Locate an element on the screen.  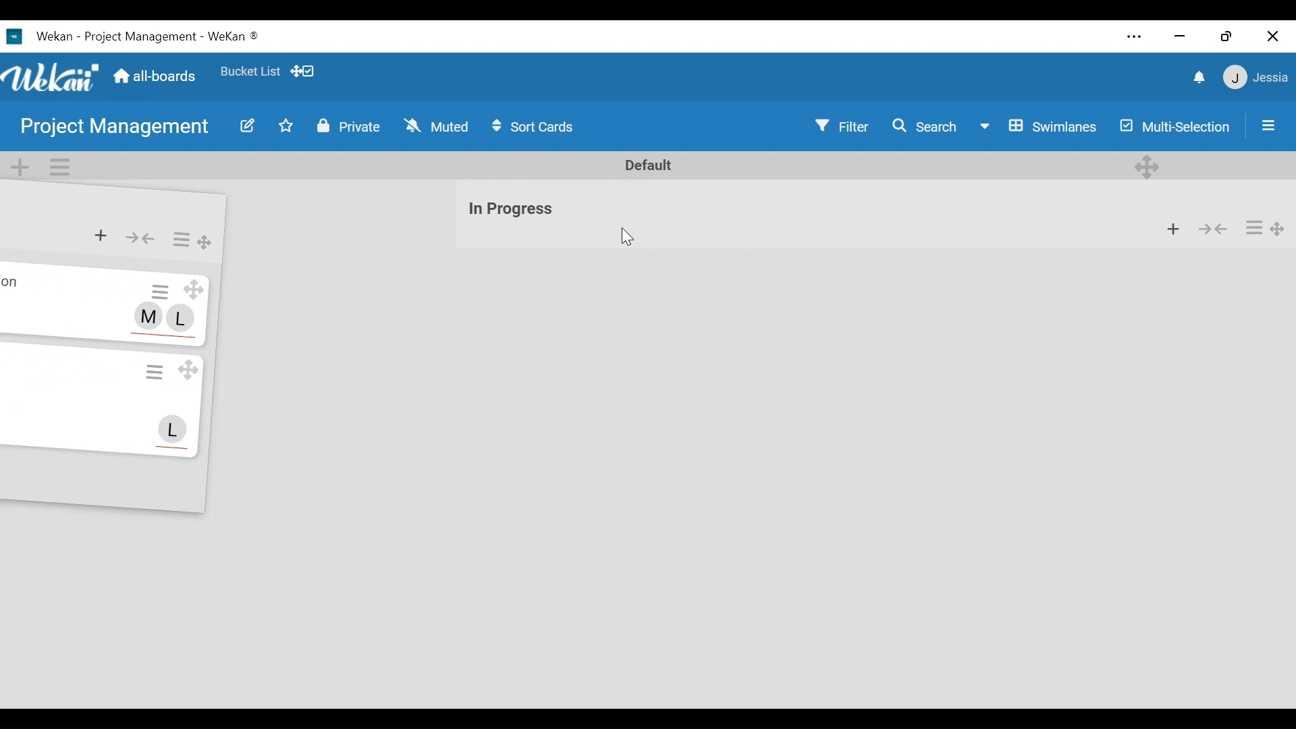
close is located at coordinates (1270, 36).